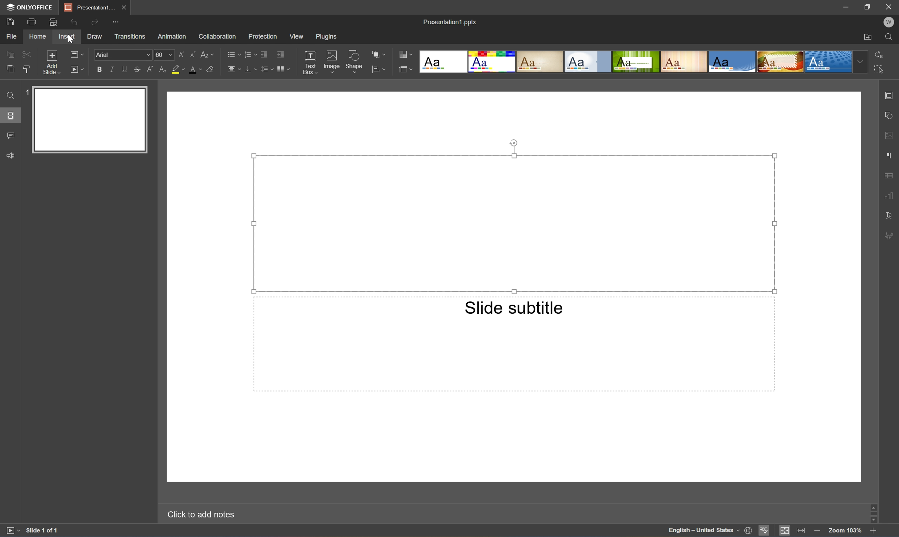  Describe the element at coordinates (11, 135) in the screenshot. I see `Comments` at that location.